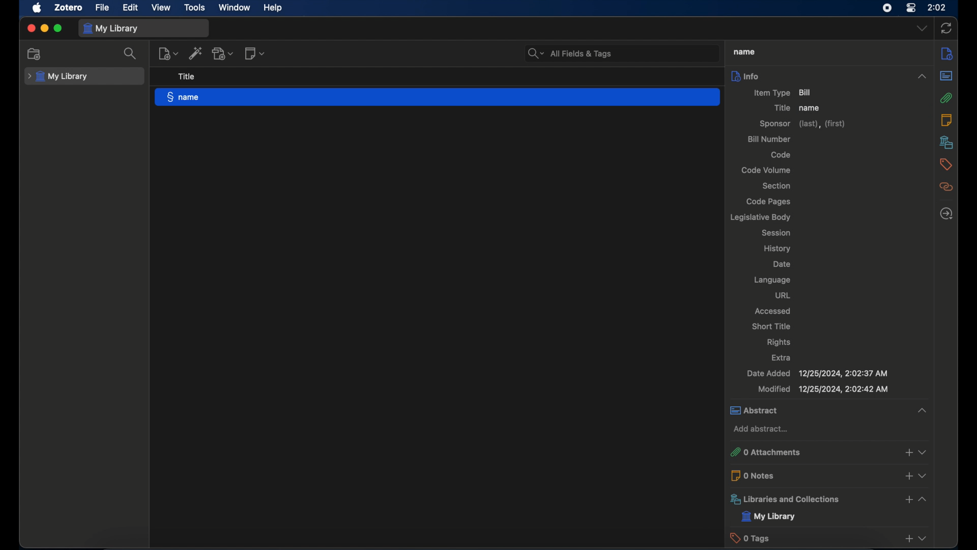  Describe the element at coordinates (130, 53) in the screenshot. I see `search` at that location.